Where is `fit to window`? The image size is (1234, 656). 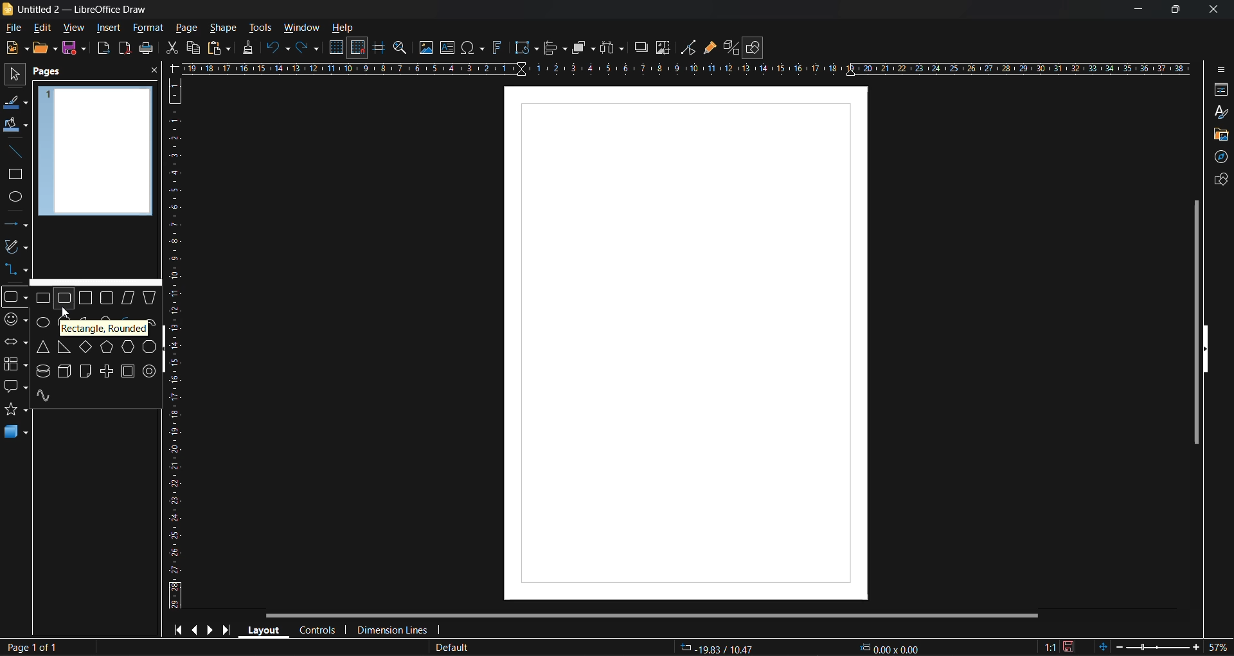
fit to window is located at coordinates (1102, 646).